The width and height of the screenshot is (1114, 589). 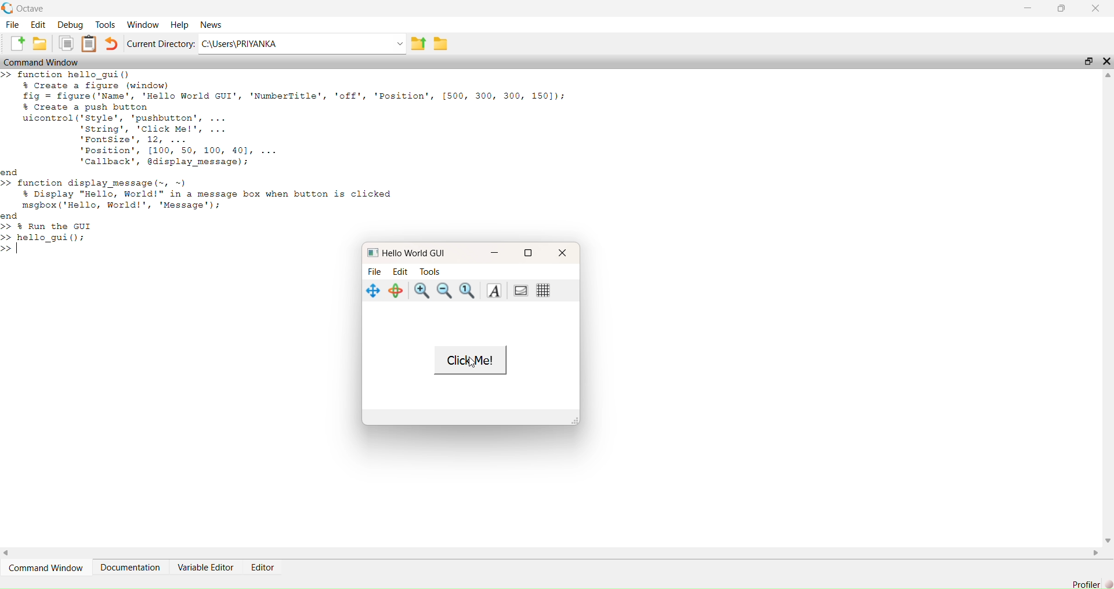 What do you see at coordinates (542, 292) in the screenshot?
I see `grid` at bounding box center [542, 292].